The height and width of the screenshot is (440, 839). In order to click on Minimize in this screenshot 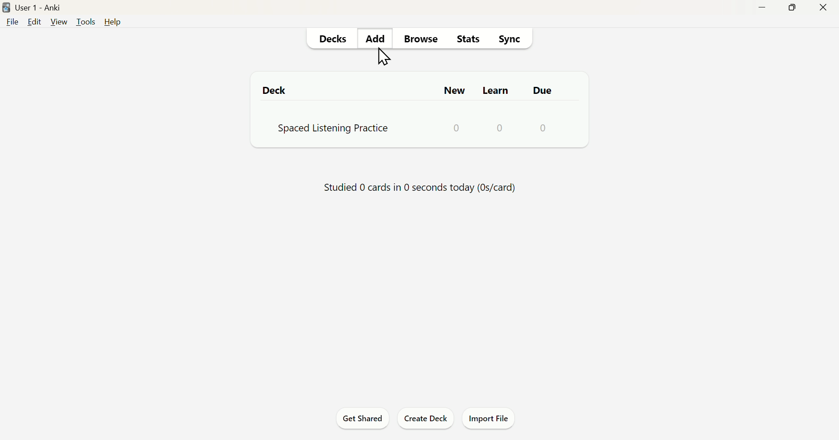, I will do `click(763, 9)`.